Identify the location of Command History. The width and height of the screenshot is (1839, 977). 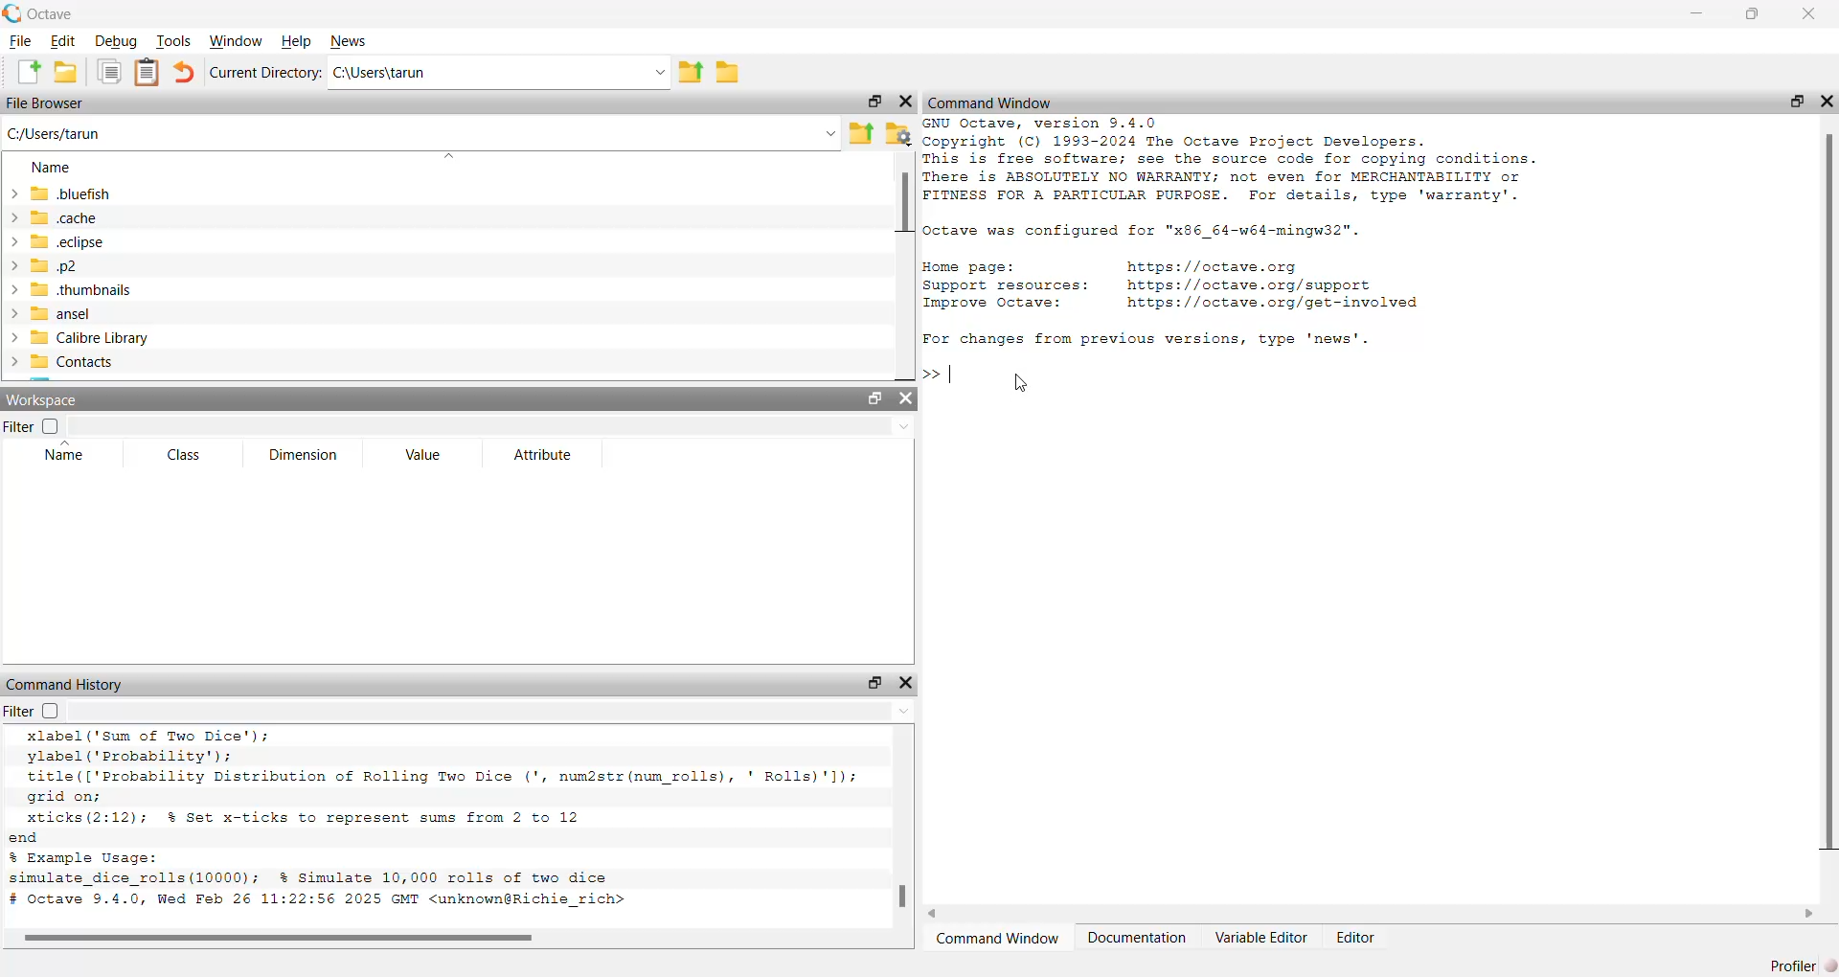
(65, 683).